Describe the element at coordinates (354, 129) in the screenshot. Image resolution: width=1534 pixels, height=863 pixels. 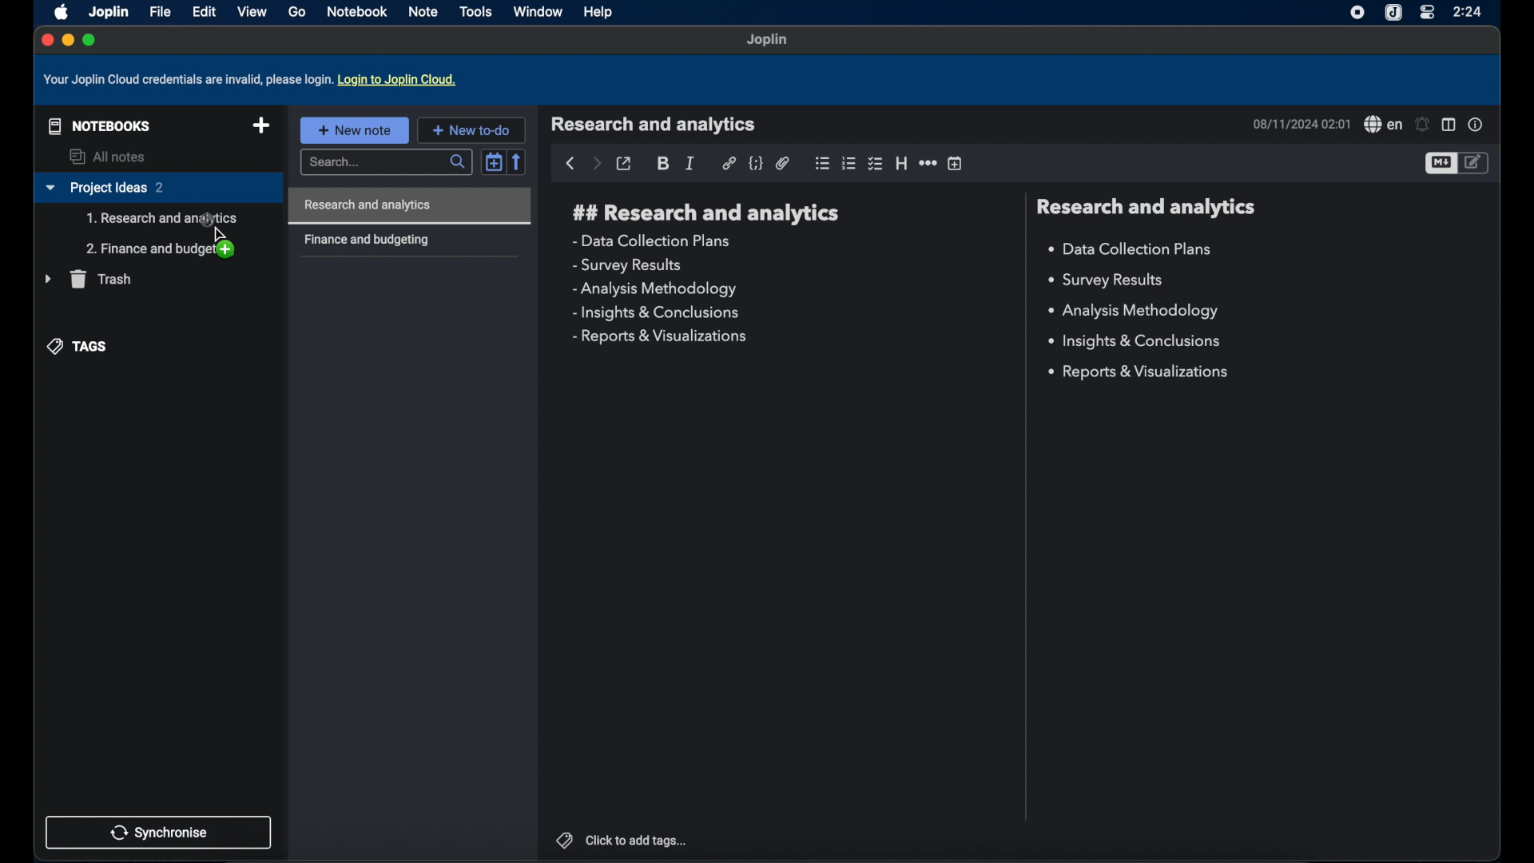
I see `new note` at that location.